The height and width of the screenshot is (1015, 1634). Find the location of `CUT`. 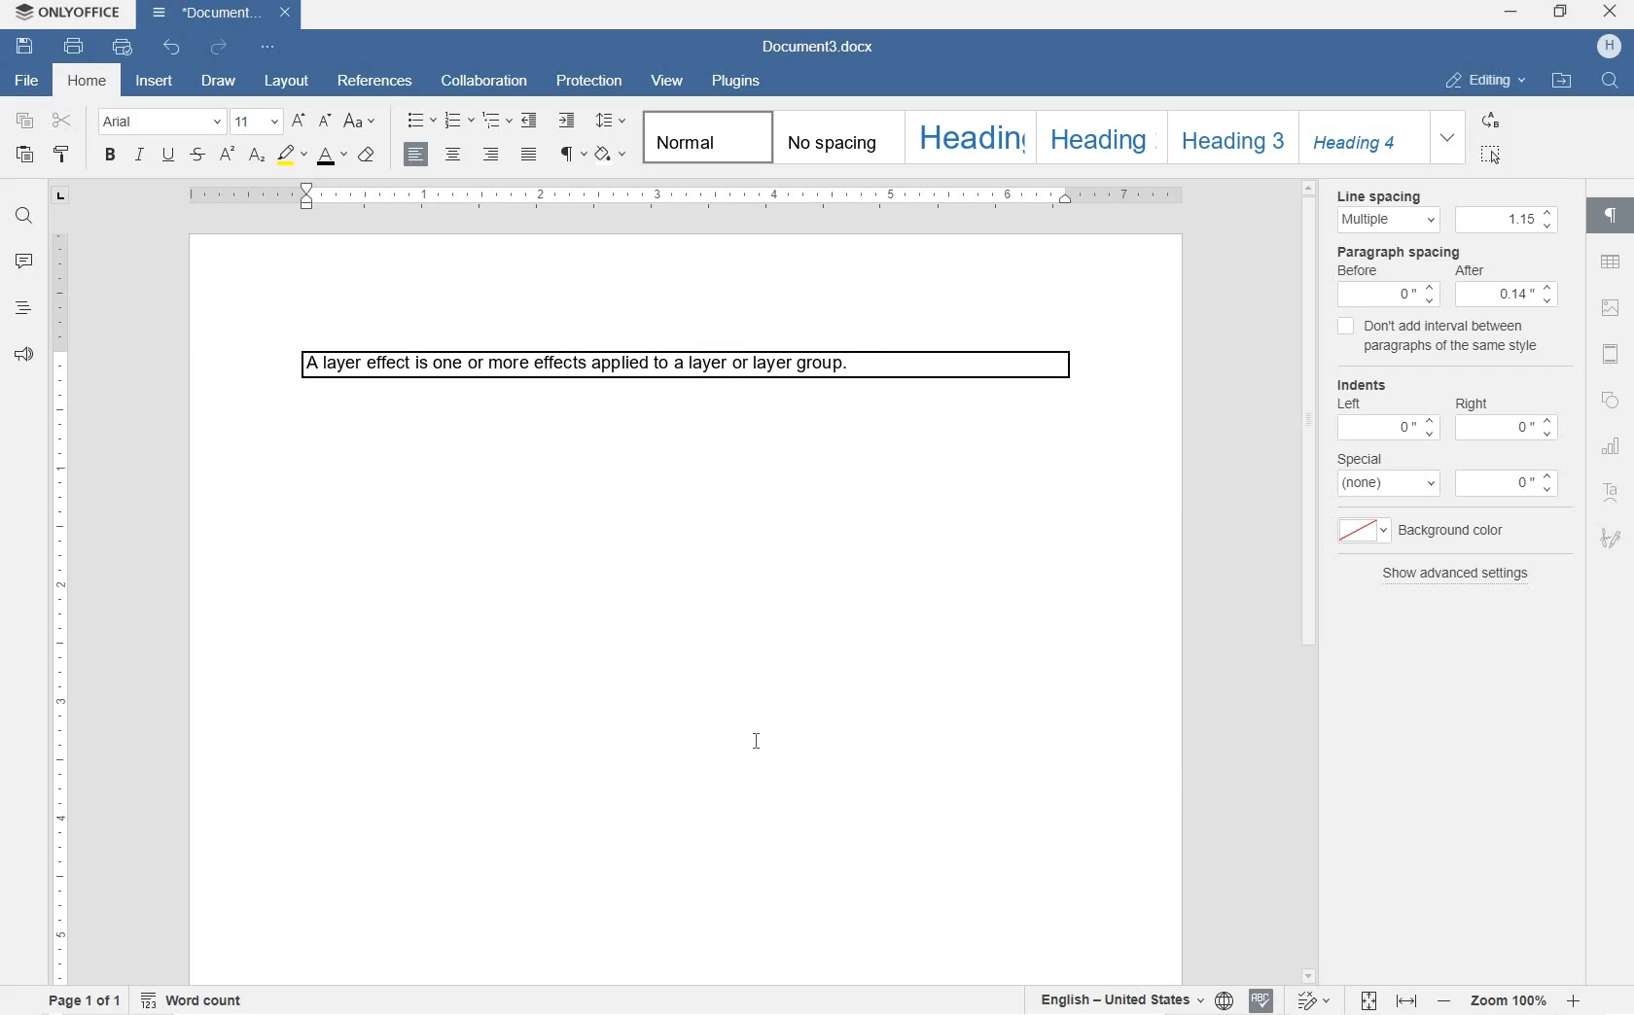

CUT is located at coordinates (65, 122).